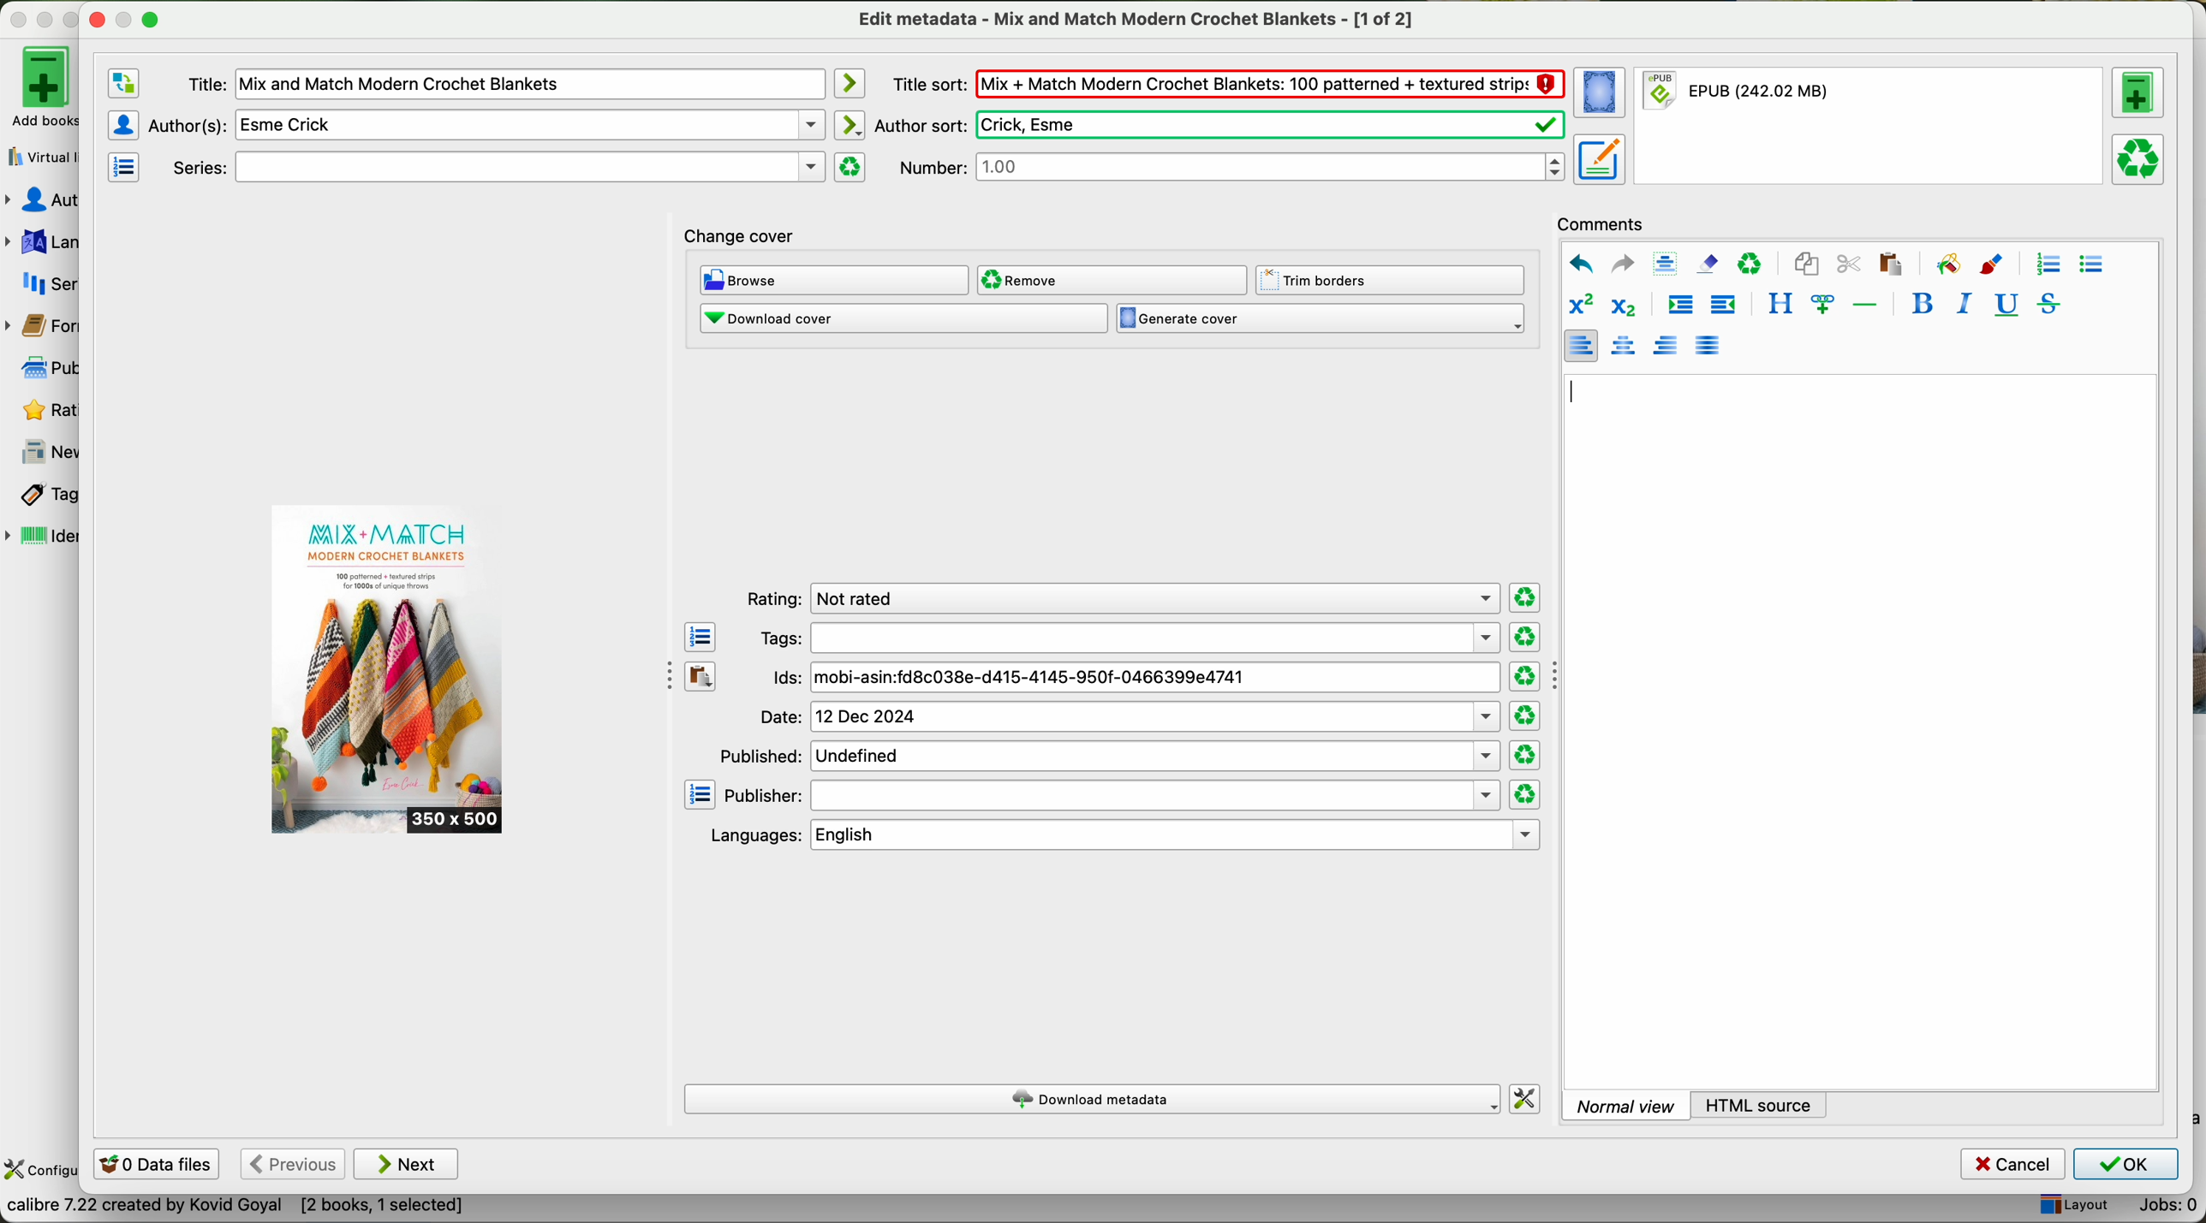 This screenshot has width=2206, height=1223. Describe the element at coordinates (389, 670) in the screenshot. I see `book cover preview` at that location.